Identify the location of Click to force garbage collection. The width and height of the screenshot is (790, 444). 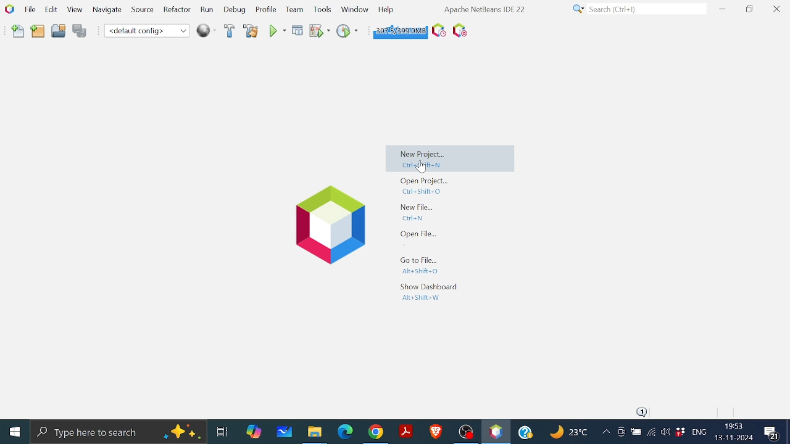
(399, 30).